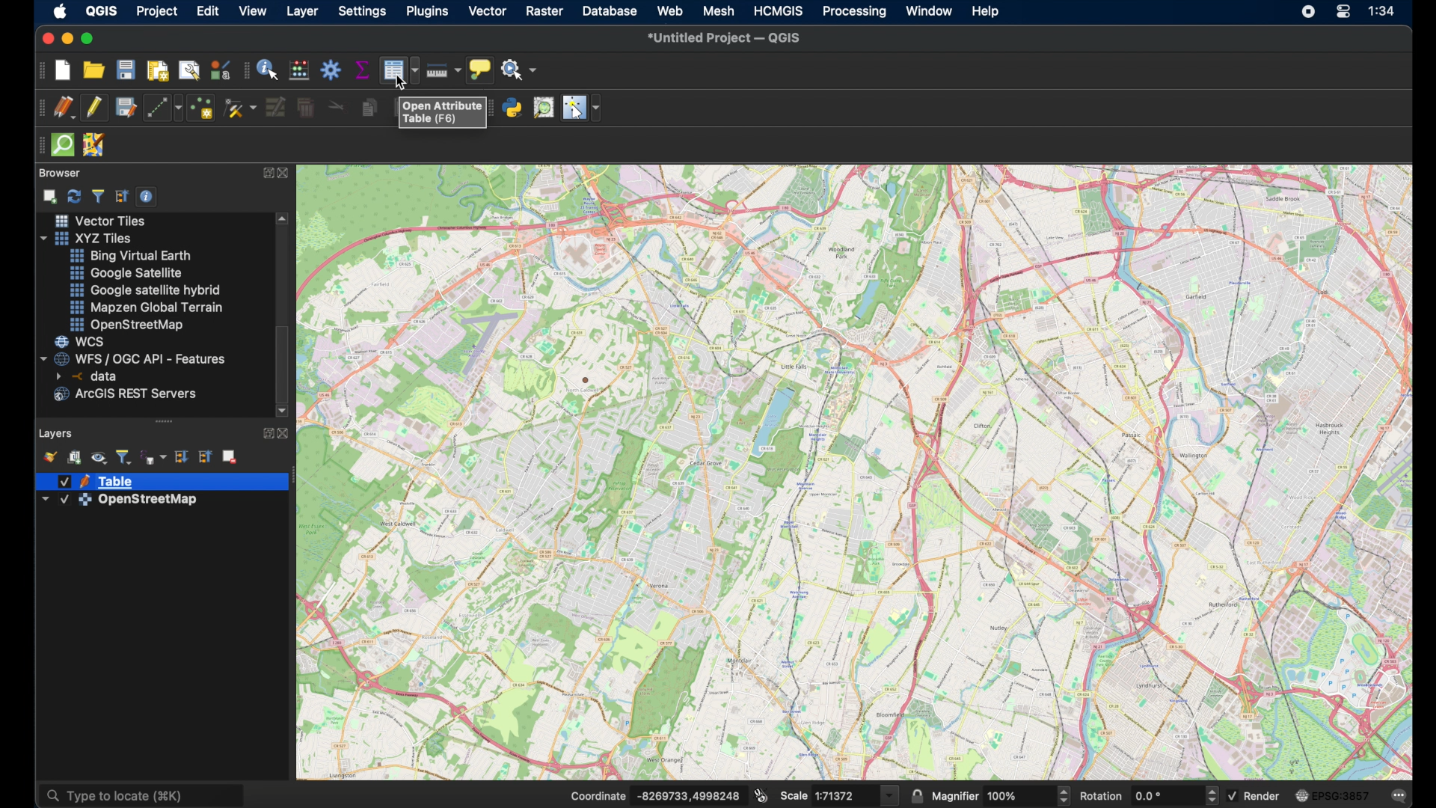  What do you see at coordinates (143, 290) in the screenshot?
I see `gogole satellite hybrid` at bounding box center [143, 290].